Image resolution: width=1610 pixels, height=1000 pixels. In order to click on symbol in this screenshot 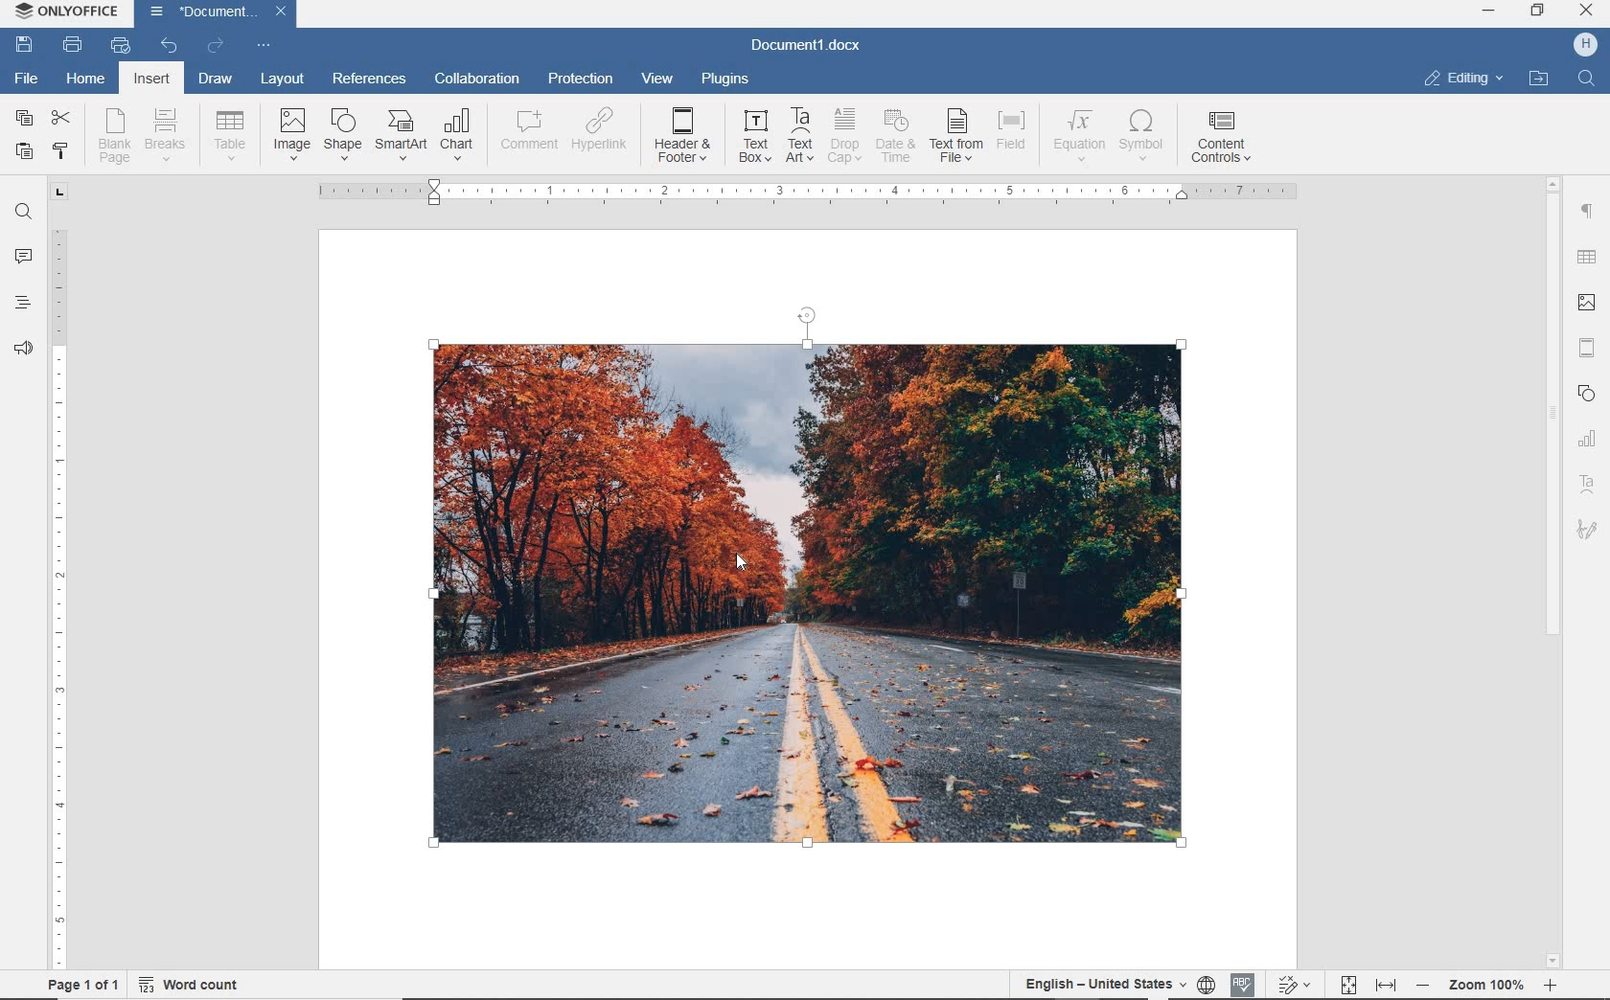, I will do `click(1144, 135)`.